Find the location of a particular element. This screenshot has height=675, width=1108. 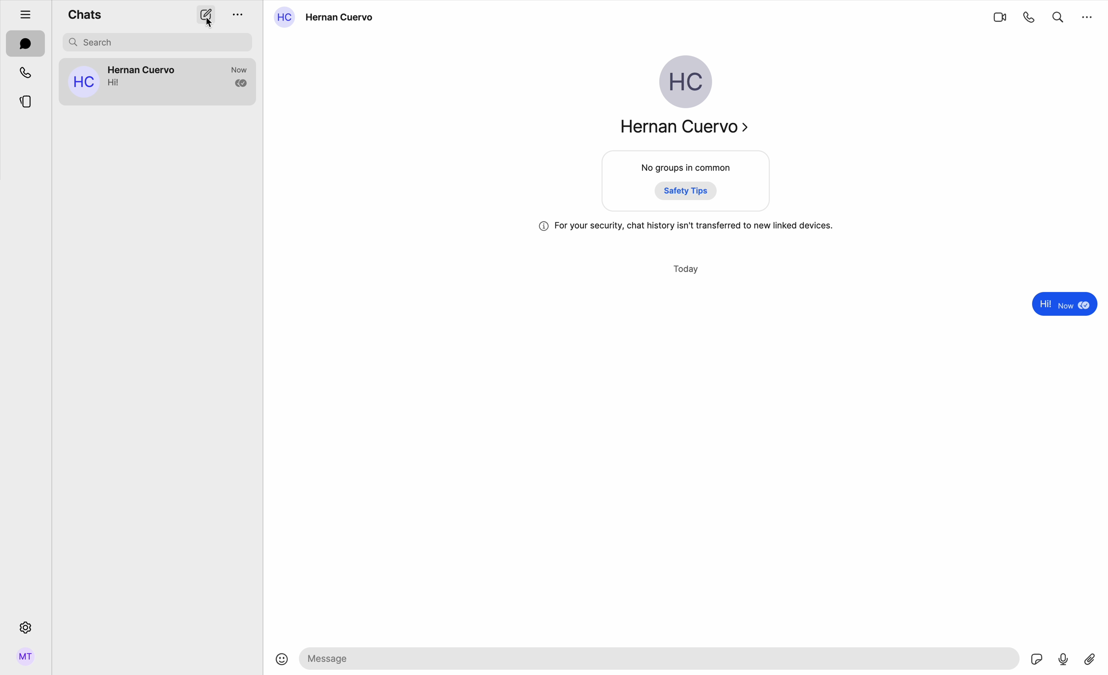

no groups in common is located at coordinates (687, 183).